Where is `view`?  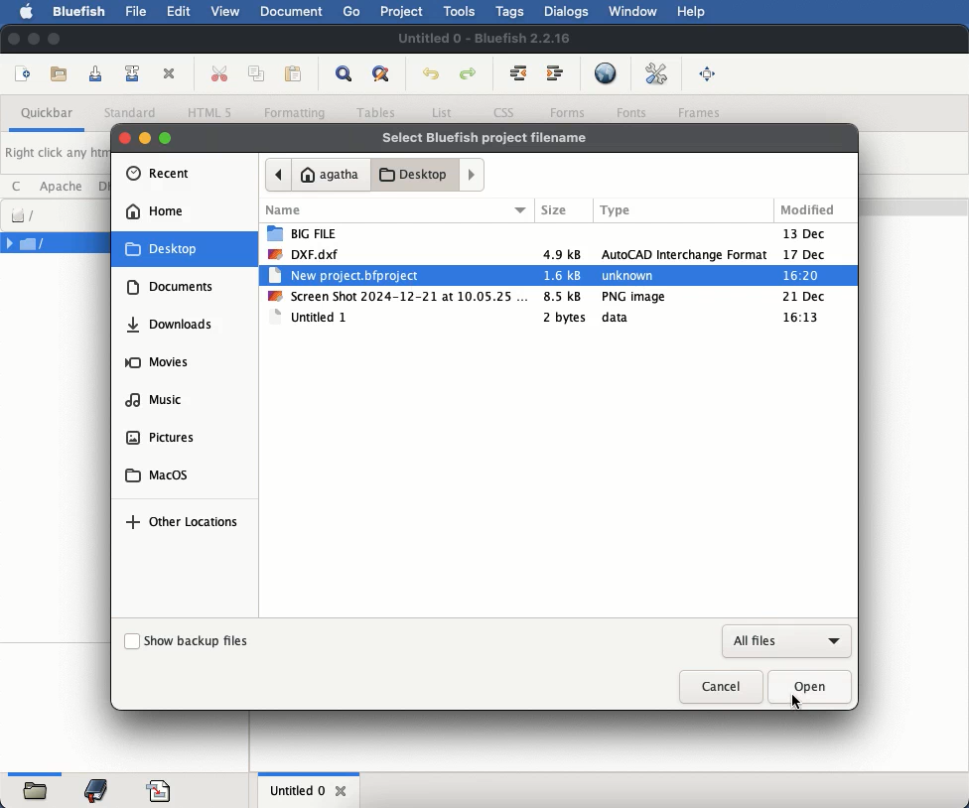
view is located at coordinates (224, 14).